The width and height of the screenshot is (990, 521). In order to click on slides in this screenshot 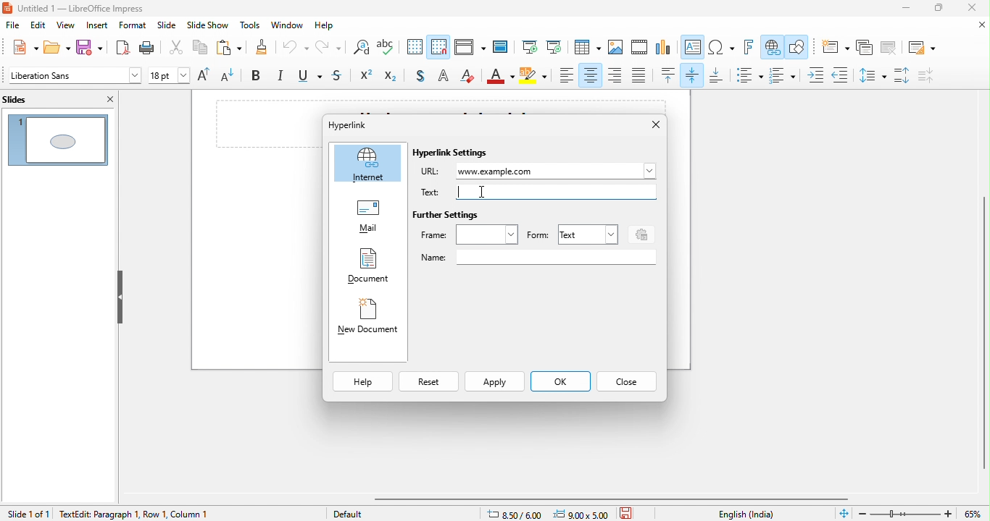, I will do `click(28, 98)`.